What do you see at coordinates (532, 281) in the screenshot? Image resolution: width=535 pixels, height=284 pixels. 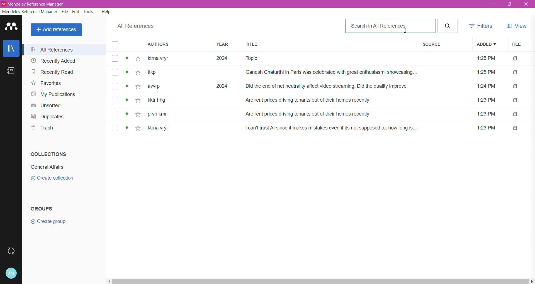 I see `move right` at bounding box center [532, 281].